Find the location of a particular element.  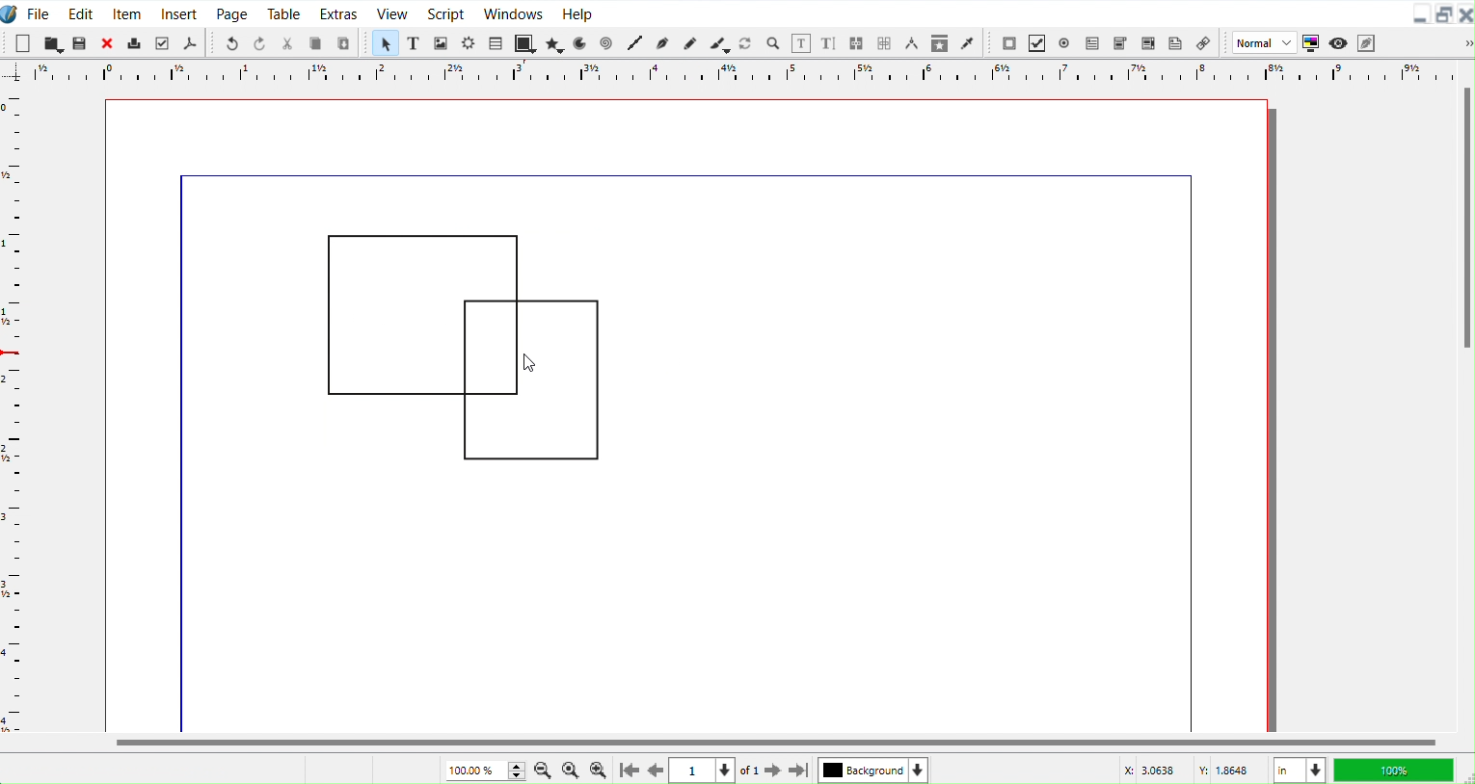

New is located at coordinates (22, 42).